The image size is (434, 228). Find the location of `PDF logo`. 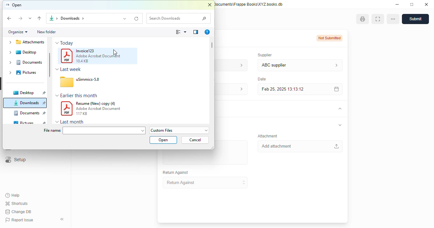

PDF logo is located at coordinates (67, 56).